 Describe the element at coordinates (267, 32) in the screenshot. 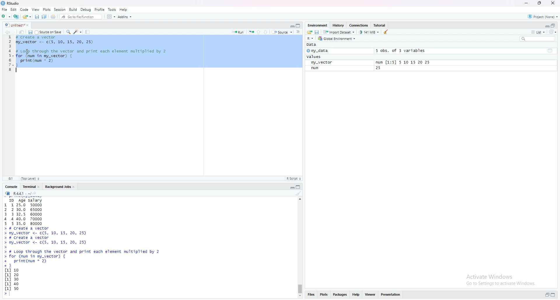

I see `go to next section` at that location.